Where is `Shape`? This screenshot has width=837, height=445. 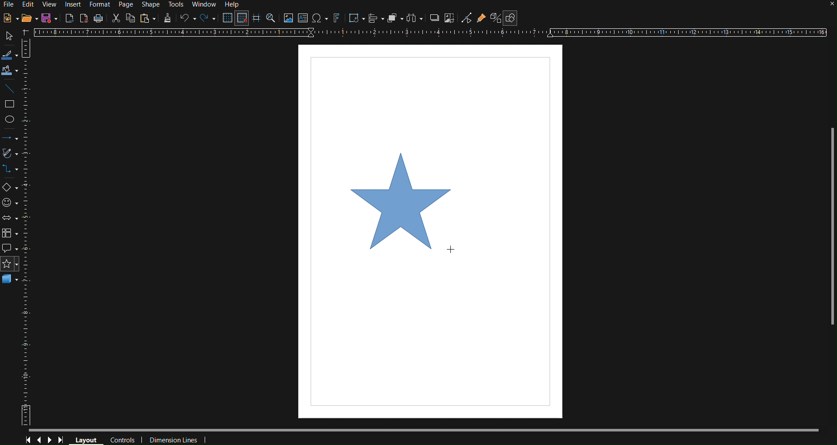
Shape is located at coordinates (148, 4).